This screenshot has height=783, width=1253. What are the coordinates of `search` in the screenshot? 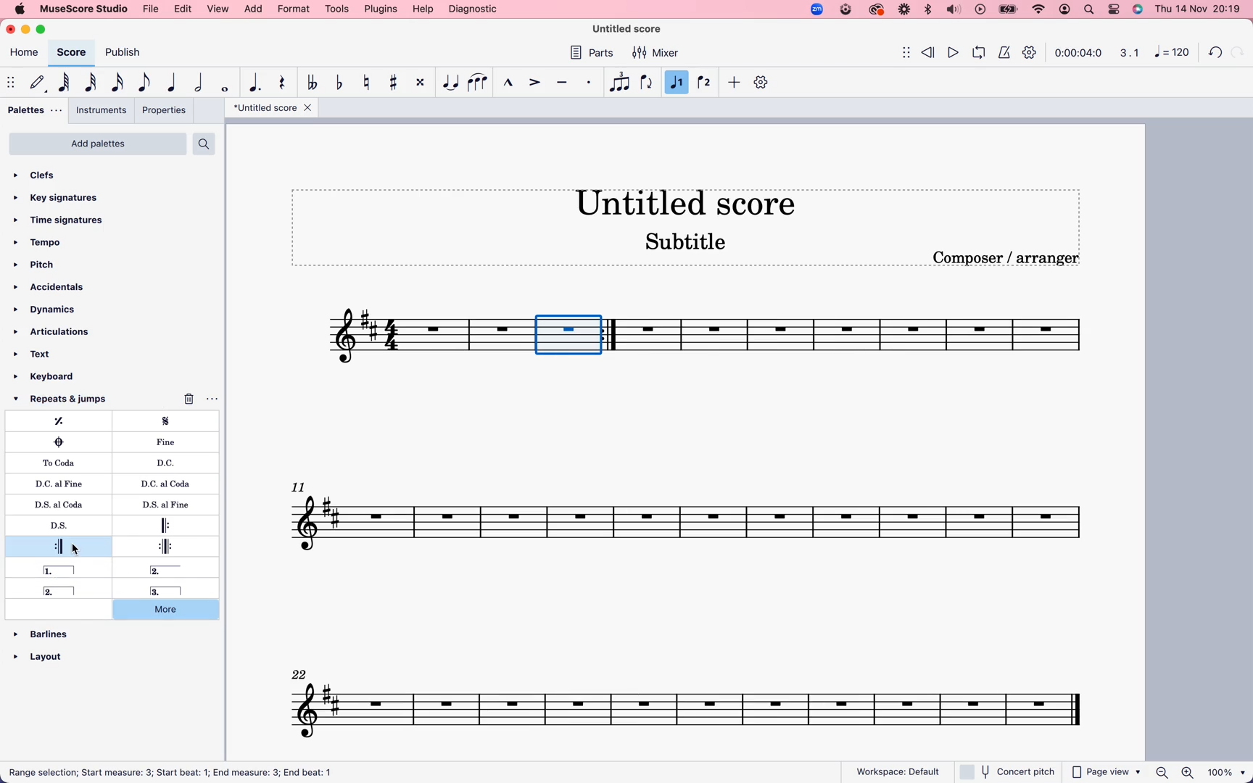 It's located at (1090, 9).